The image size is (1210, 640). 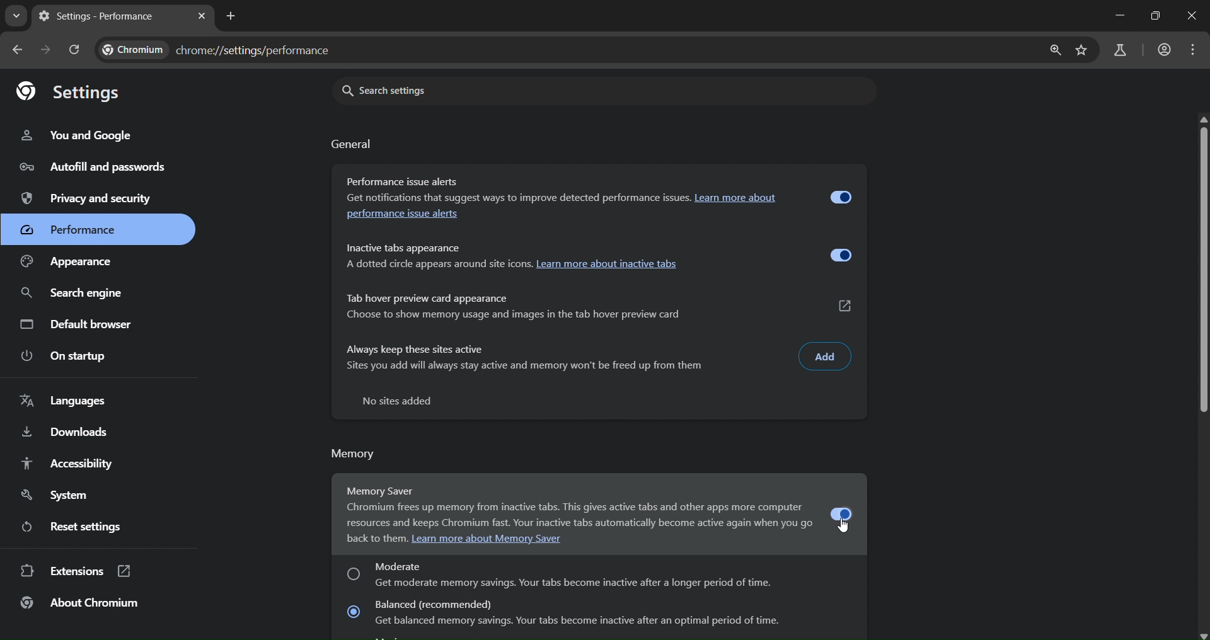 I want to click on settings, so click(x=71, y=94).